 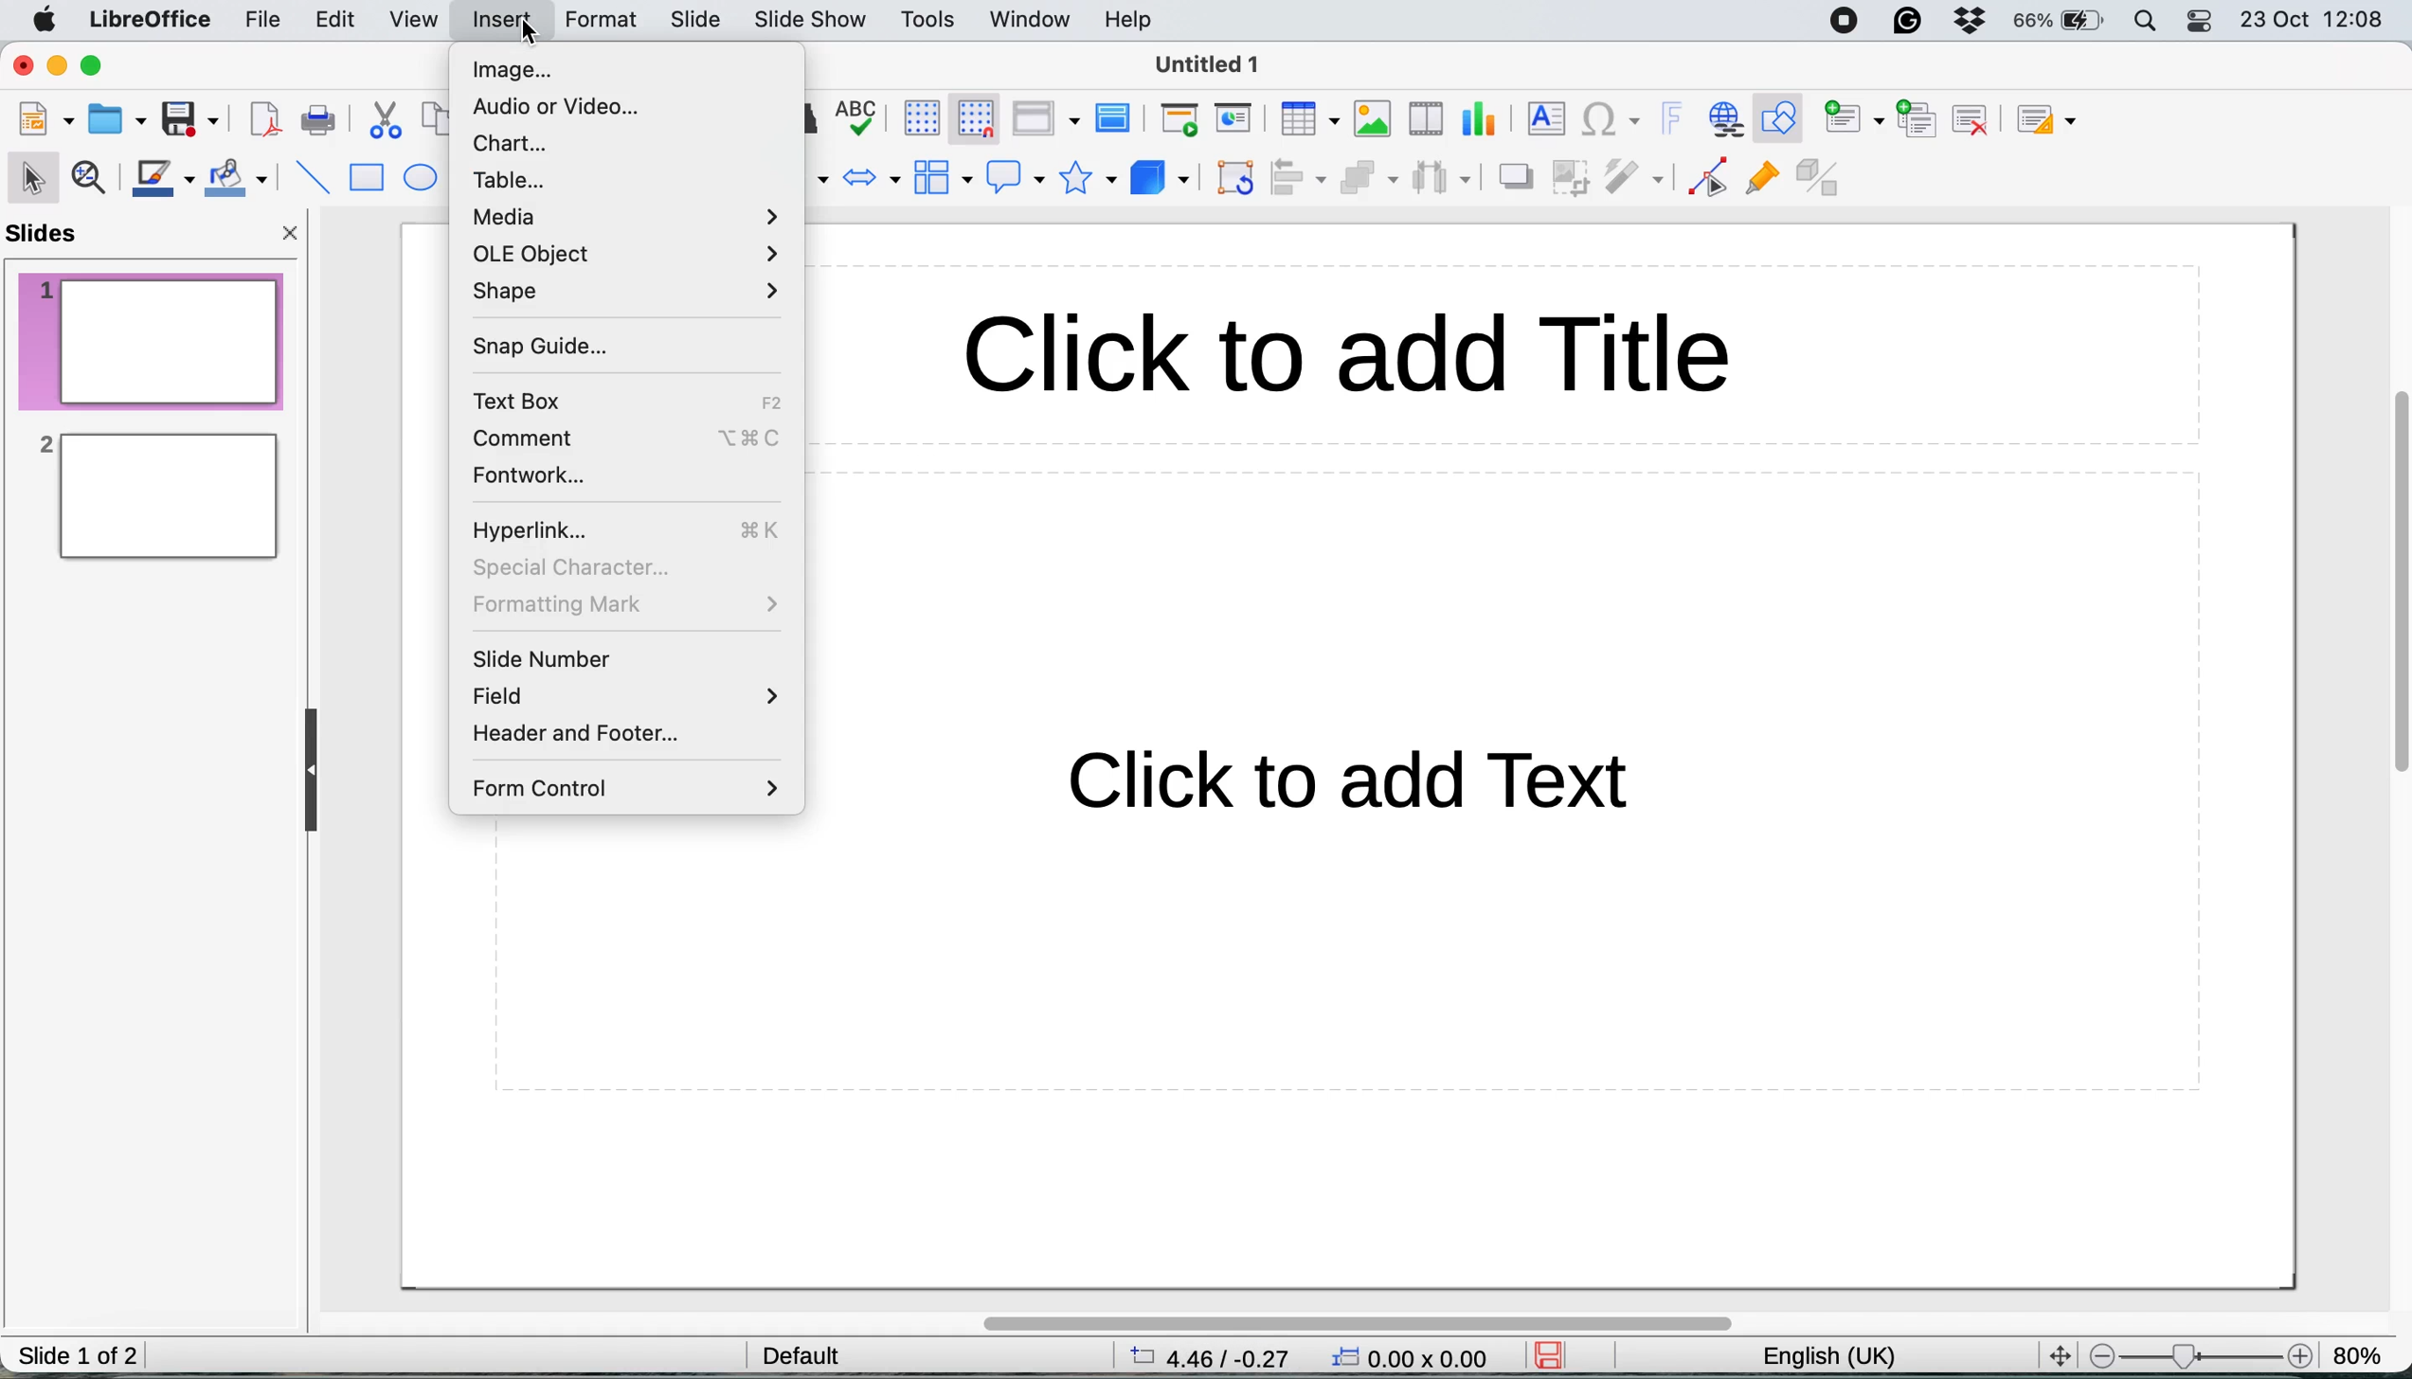 I want to click on slide 2, so click(x=154, y=496).